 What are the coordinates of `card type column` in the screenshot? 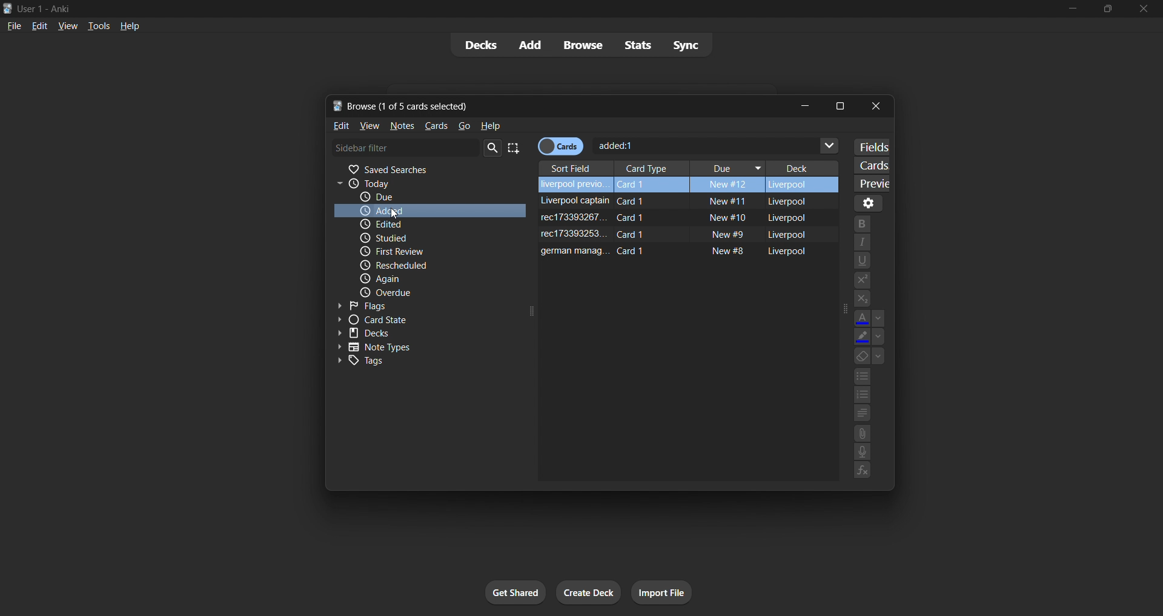 It's located at (649, 165).